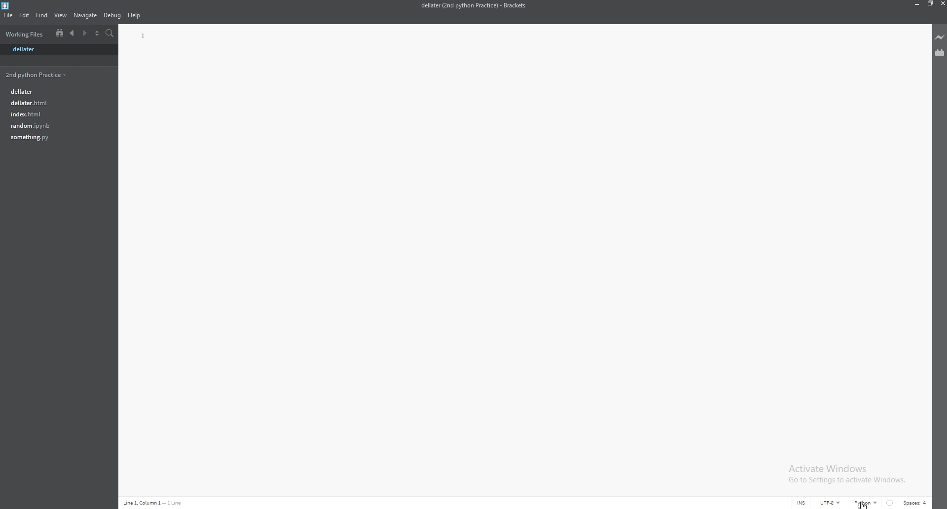  What do you see at coordinates (112, 16) in the screenshot?
I see `debug` at bounding box center [112, 16].